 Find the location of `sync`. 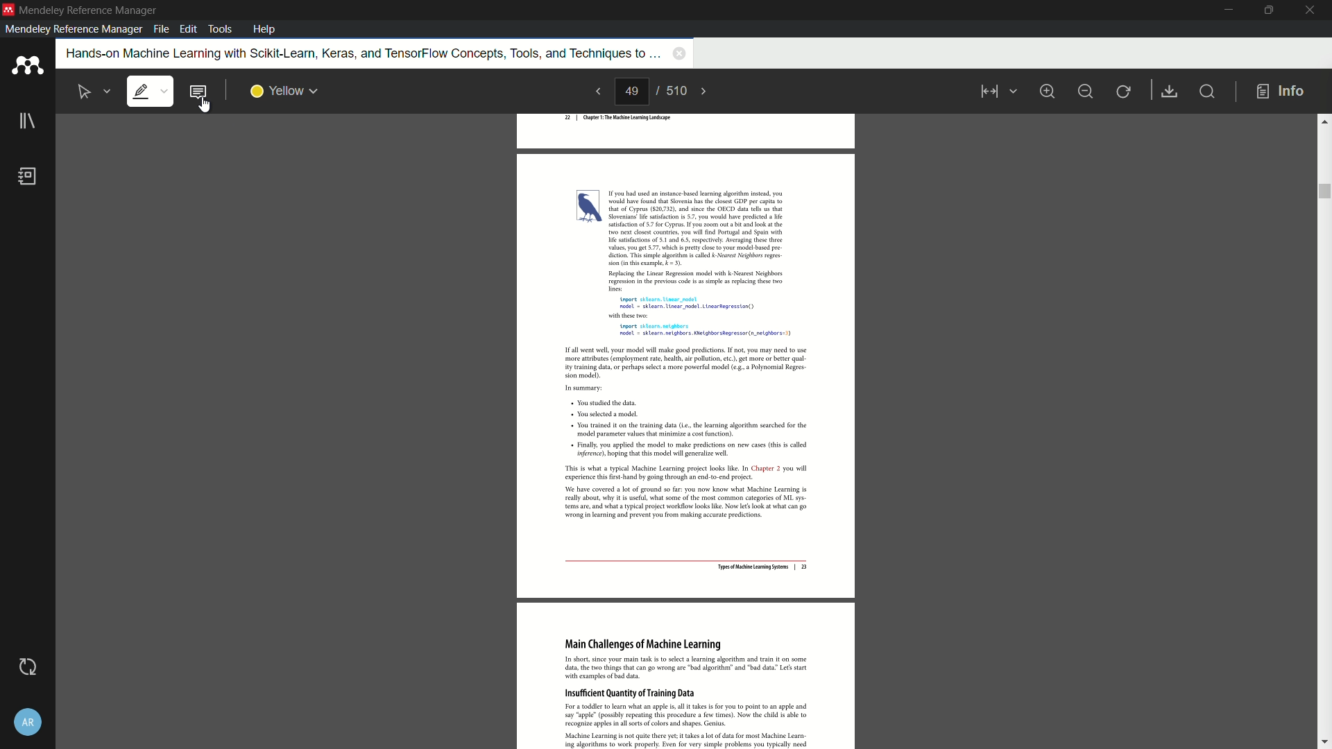

sync is located at coordinates (26, 667).